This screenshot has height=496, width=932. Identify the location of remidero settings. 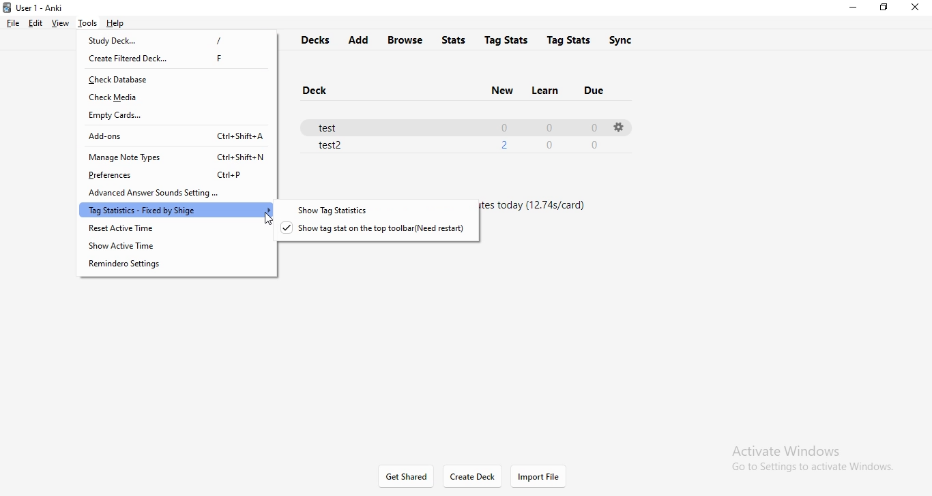
(182, 267).